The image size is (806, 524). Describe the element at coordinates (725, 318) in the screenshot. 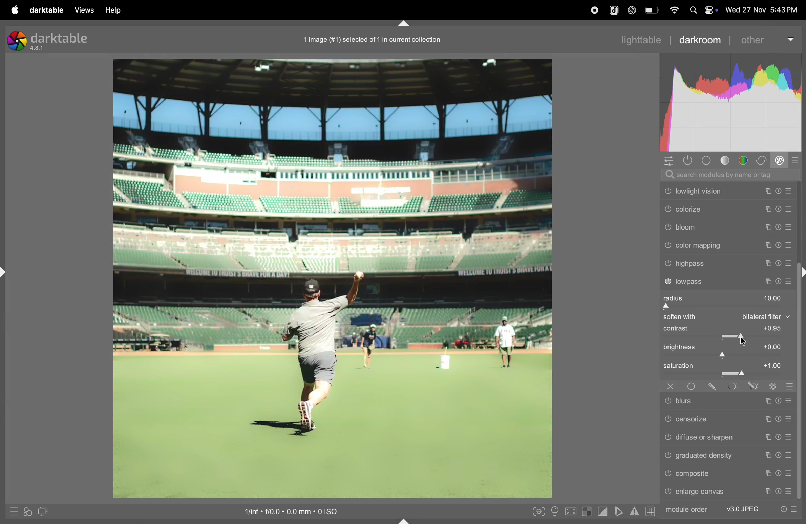

I see `soften with bilateral filter` at that location.